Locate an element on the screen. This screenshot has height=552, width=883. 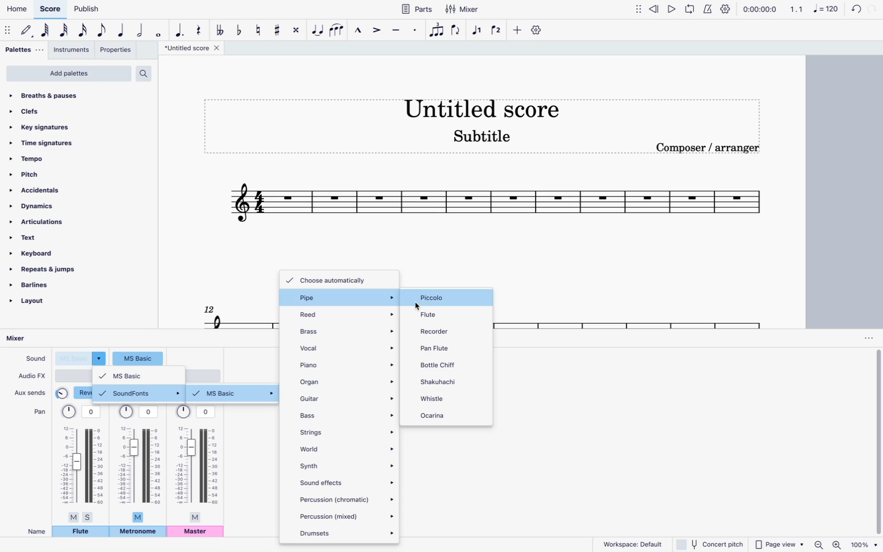
publish is located at coordinates (88, 8).